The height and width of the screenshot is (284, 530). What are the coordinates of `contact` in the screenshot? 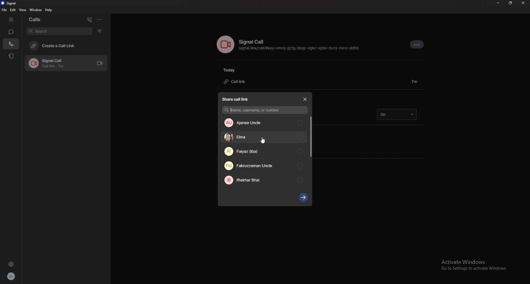 It's located at (264, 137).